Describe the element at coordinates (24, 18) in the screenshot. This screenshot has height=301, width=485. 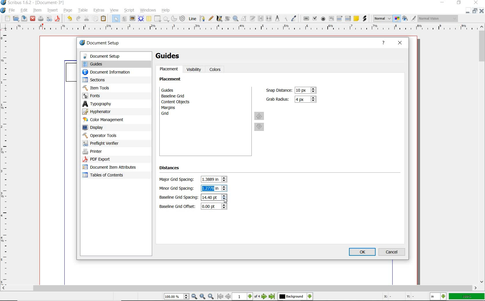
I see `save` at that location.